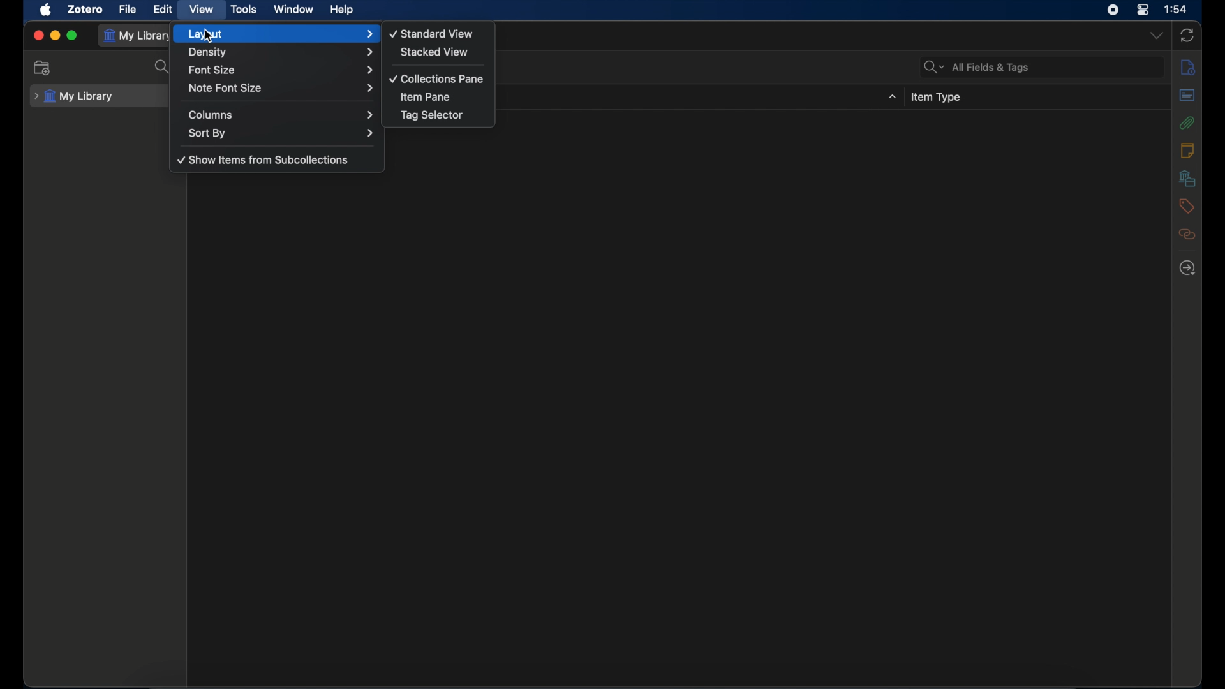 The width and height of the screenshot is (1225, 689). What do you see at coordinates (85, 10) in the screenshot?
I see `zotero` at bounding box center [85, 10].